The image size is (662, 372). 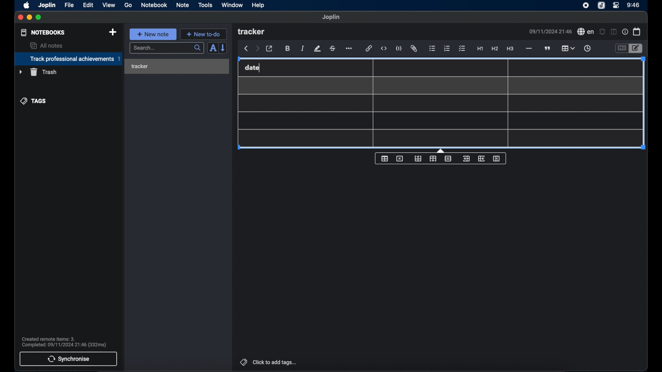 What do you see at coordinates (637, 31) in the screenshot?
I see `calendar` at bounding box center [637, 31].